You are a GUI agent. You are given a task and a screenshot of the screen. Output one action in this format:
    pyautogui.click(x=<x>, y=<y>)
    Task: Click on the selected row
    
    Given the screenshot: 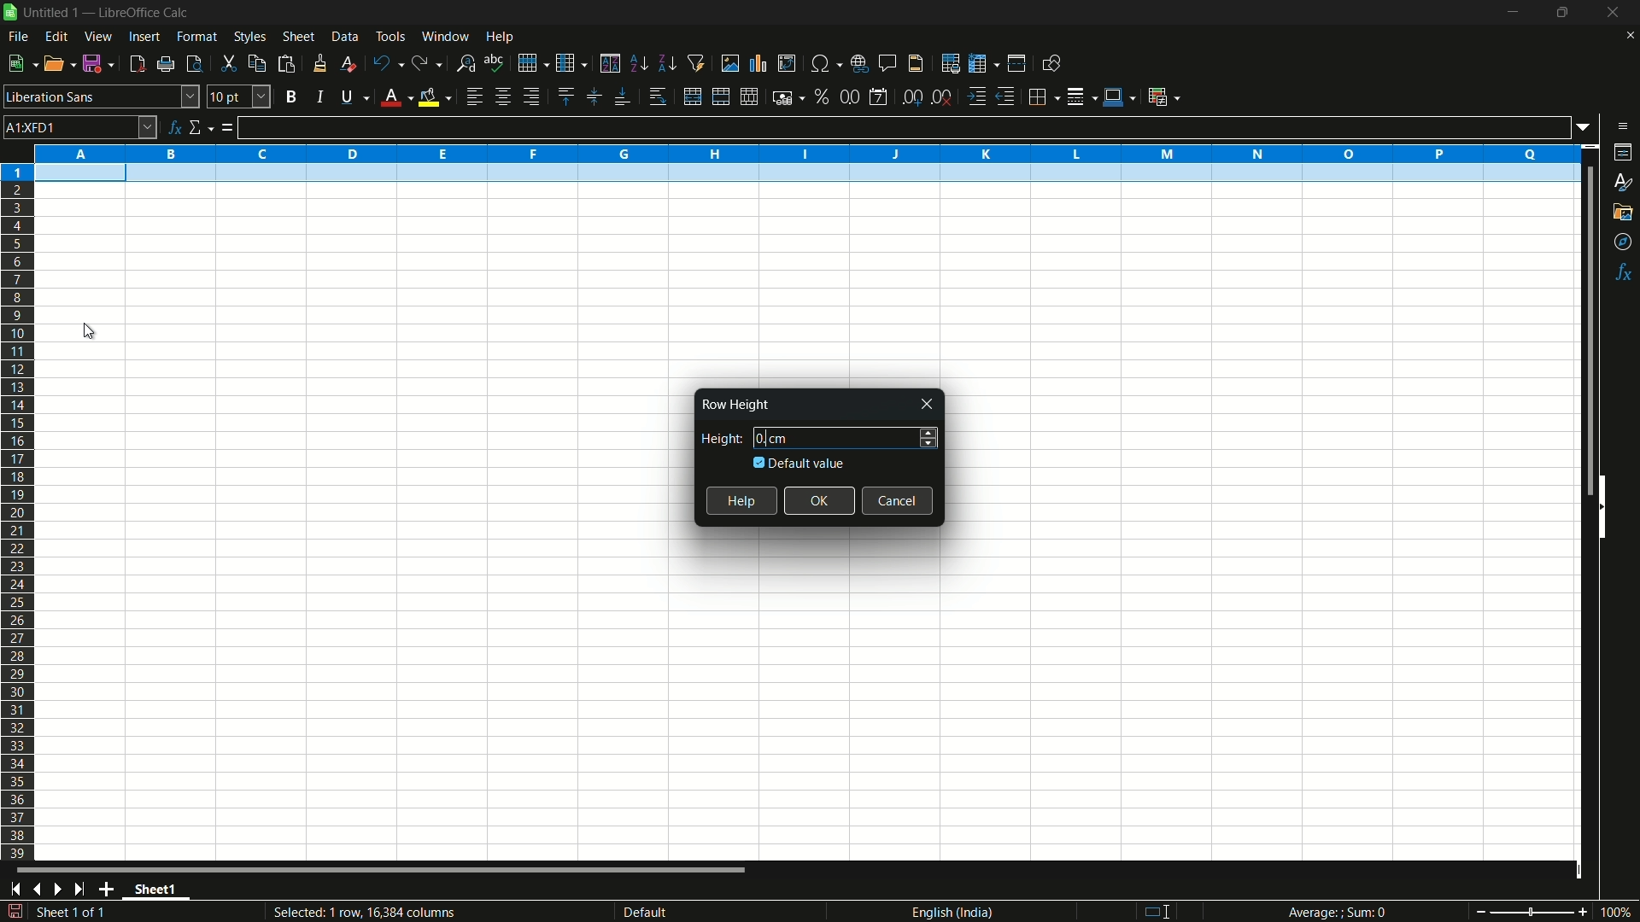 What is the action you would take?
    pyautogui.click(x=801, y=174)
    